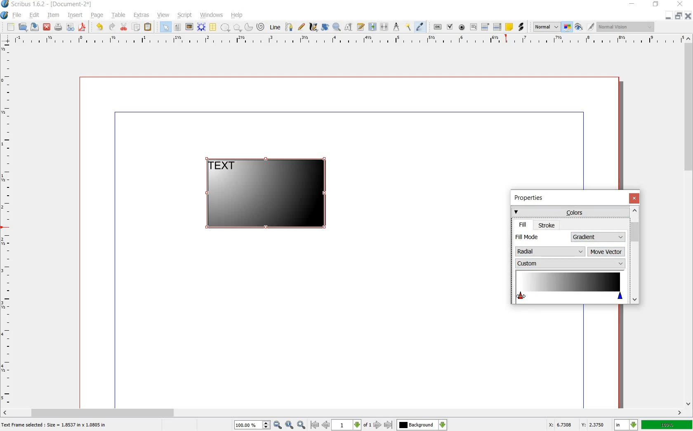 The width and height of the screenshot is (693, 431). What do you see at coordinates (276, 28) in the screenshot?
I see `line` at bounding box center [276, 28].